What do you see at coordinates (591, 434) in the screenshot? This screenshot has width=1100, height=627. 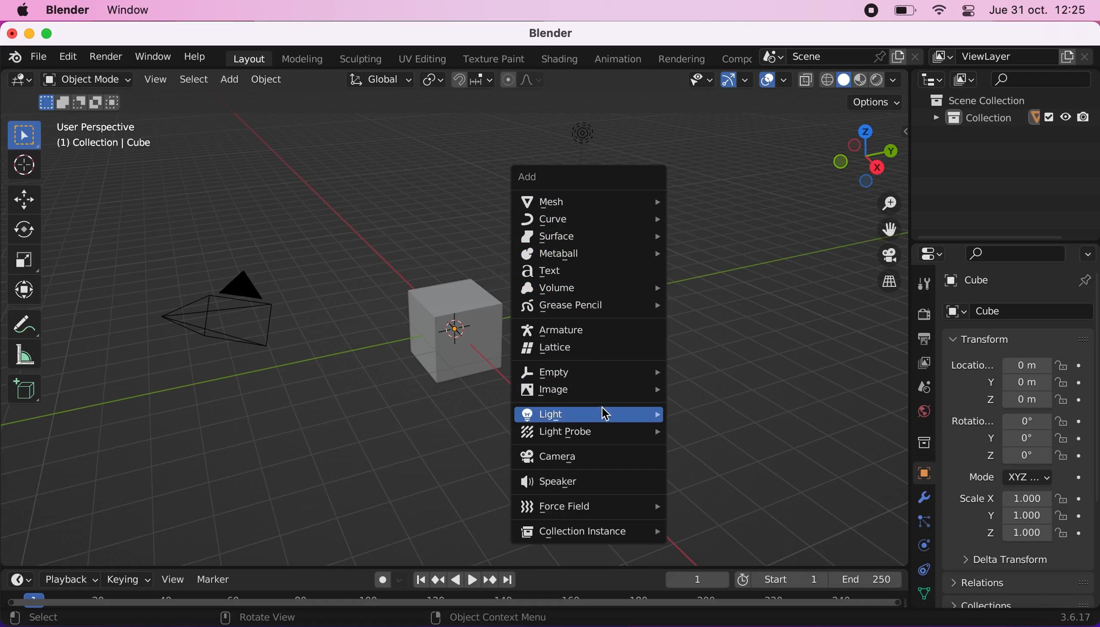 I see `light probe` at bounding box center [591, 434].